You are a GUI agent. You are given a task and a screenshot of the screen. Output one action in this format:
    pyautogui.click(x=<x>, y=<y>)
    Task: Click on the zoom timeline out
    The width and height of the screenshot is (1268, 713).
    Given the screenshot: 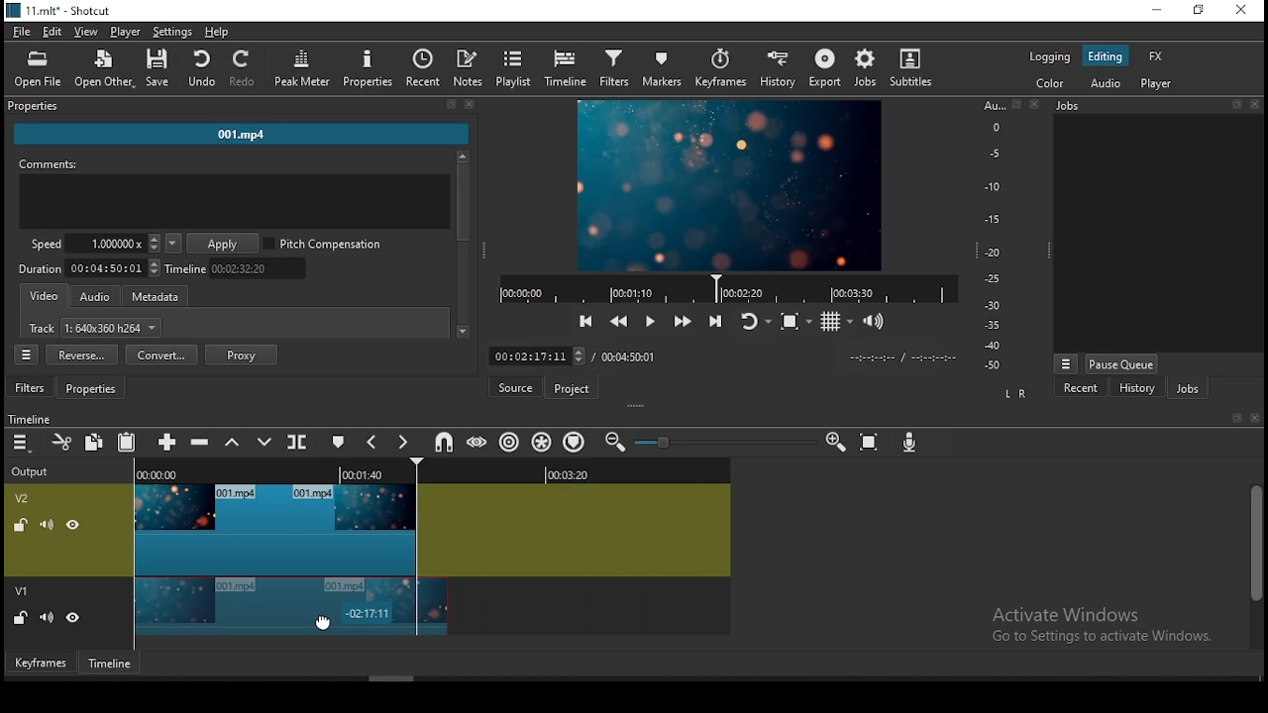 What is the action you would take?
    pyautogui.click(x=614, y=442)
    